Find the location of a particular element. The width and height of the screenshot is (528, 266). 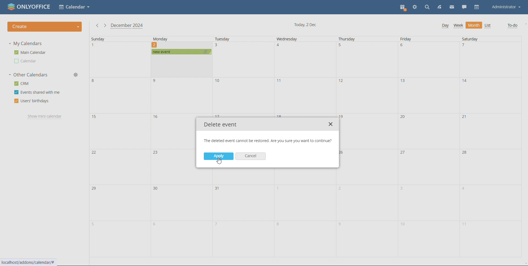

show mini calendar is located at coordinates (45, 117).